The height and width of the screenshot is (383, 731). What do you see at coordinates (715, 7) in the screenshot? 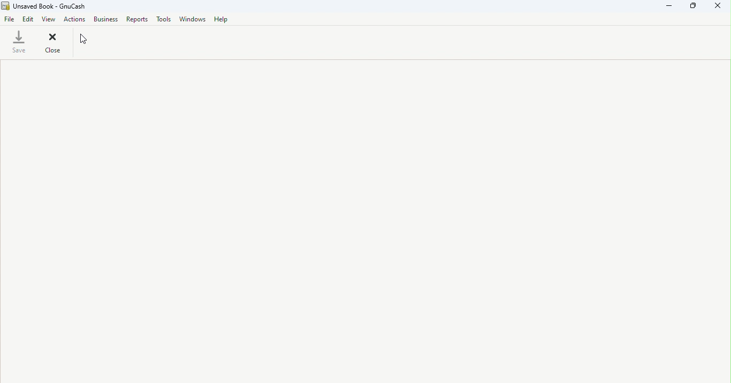
I see `Close` at bounding box center [715, 7].